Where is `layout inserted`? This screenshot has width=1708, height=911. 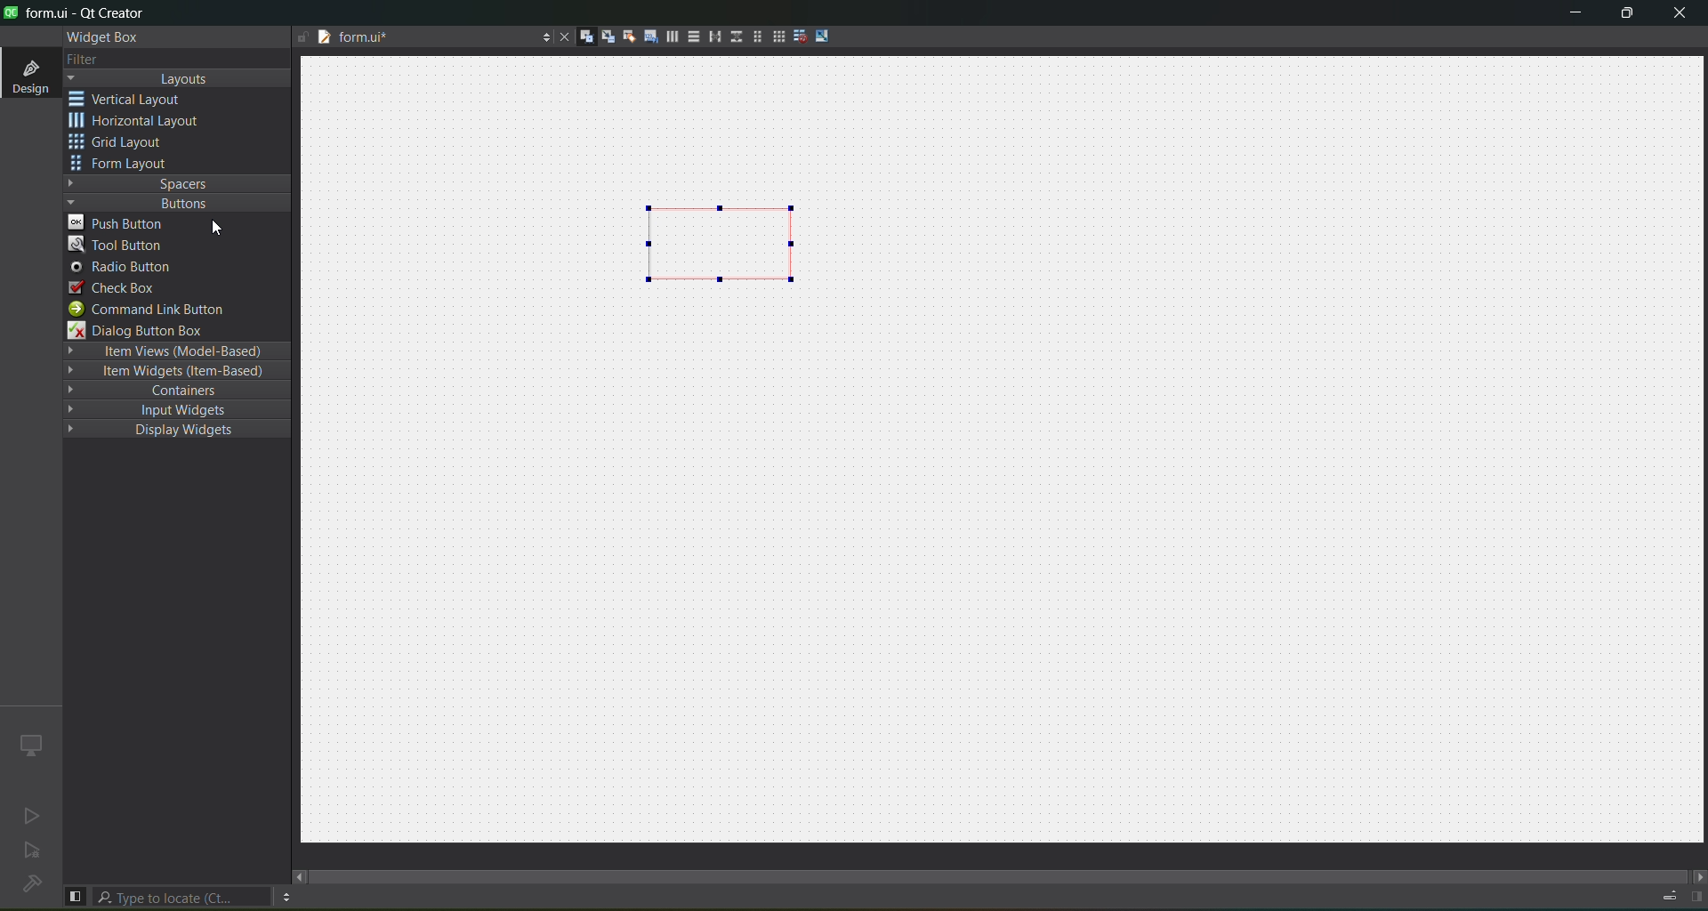
layout inserted is located at coordinates (719, 238).